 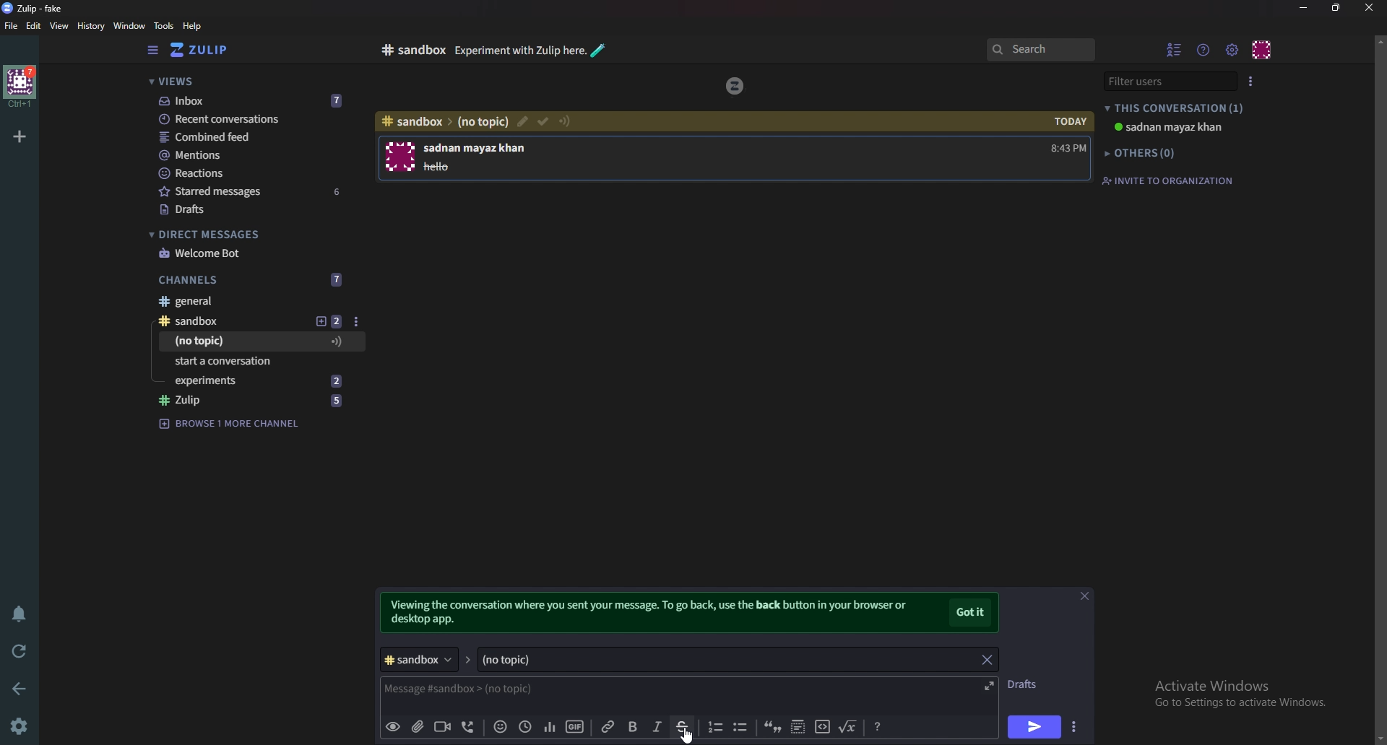 I want to click on scroll bar, so click(x=1377, y=387).